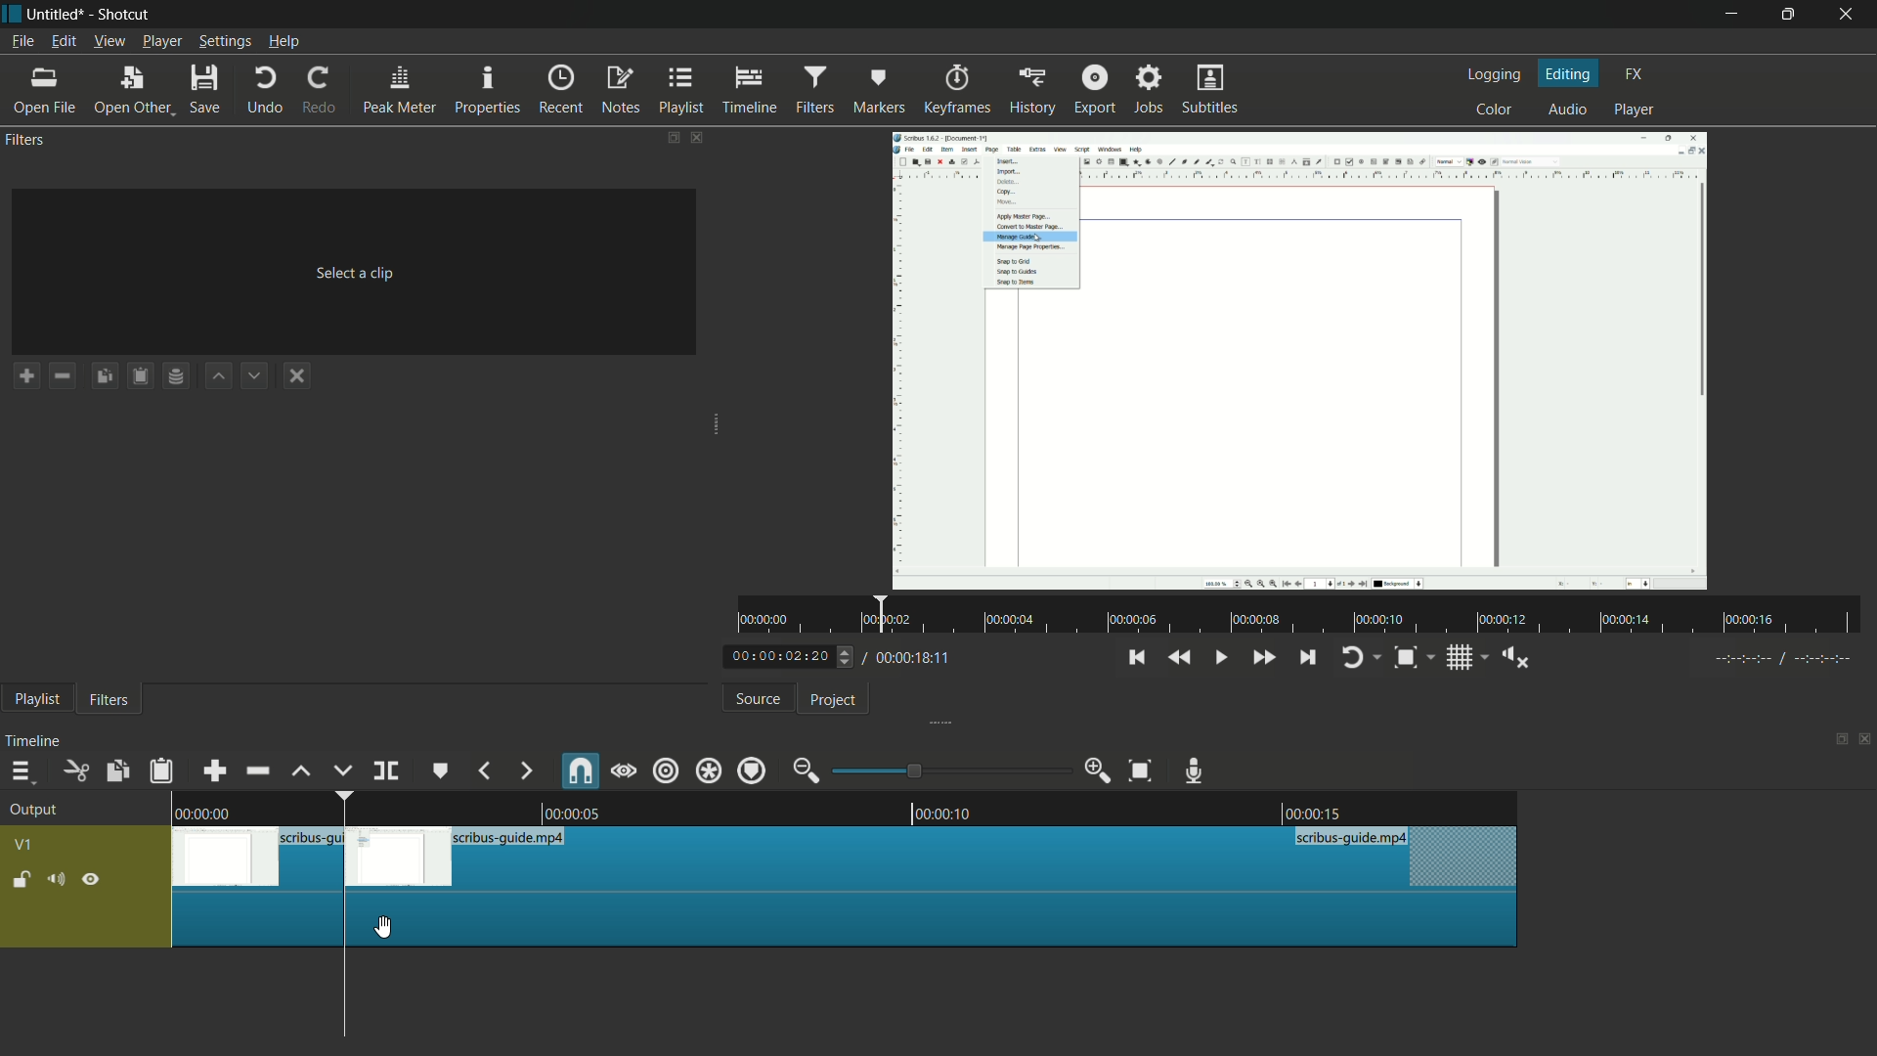 Image resolution: width=1877 pixels, height=1056 pixels. What do you see at coordinates (203, 88) in the screenshot?
I see `save` at bounding box center [203, 88].